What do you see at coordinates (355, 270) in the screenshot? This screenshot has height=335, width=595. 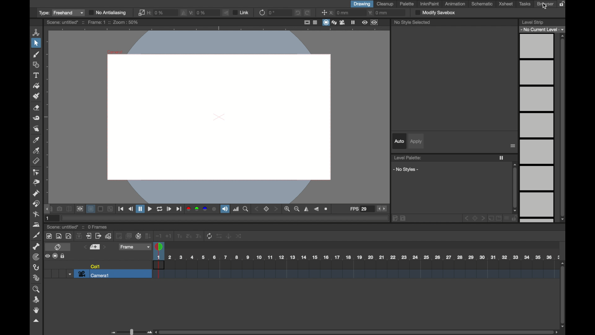 I see `scene` at bounding box center [355, 270].